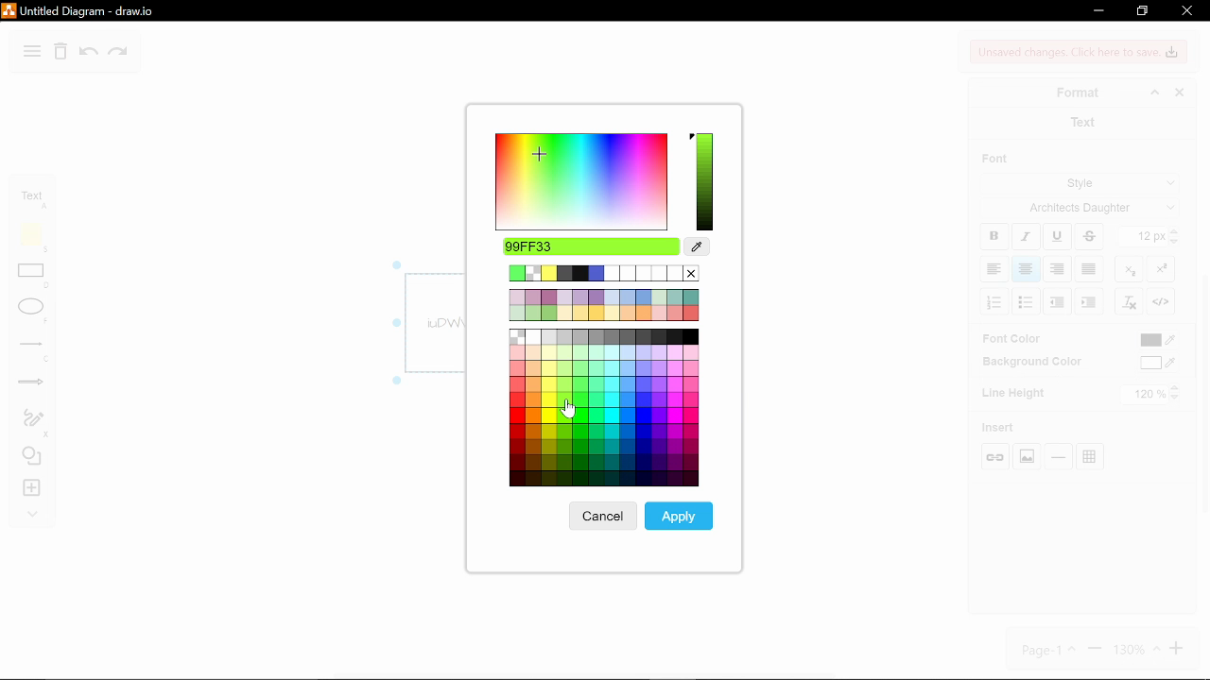  Describe the element at coordinates (1046, 651) in the screenshot. I see `page1` at that location.